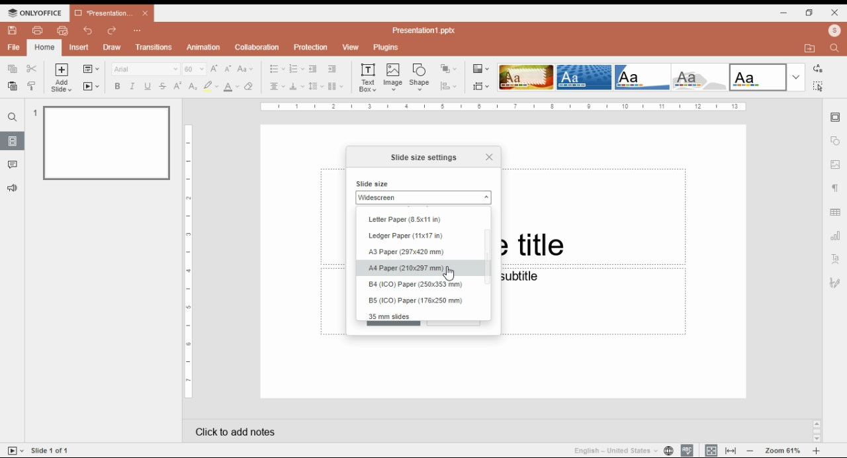 The height and width of the screenshot is (458, 847). I want to click on start slideshow, so click(91, 87).